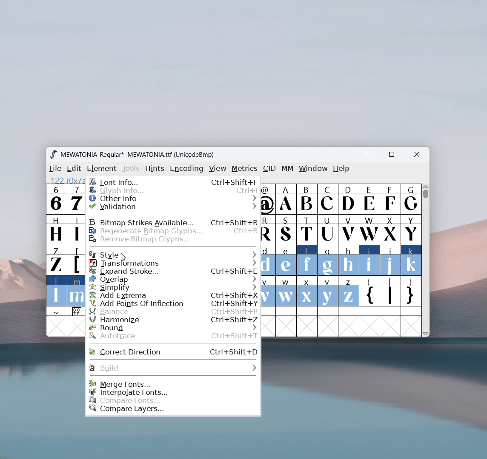  What do you see at coordinates (56, 260) in the screenshot?
I see `Z` at bounding box center [56, 260].